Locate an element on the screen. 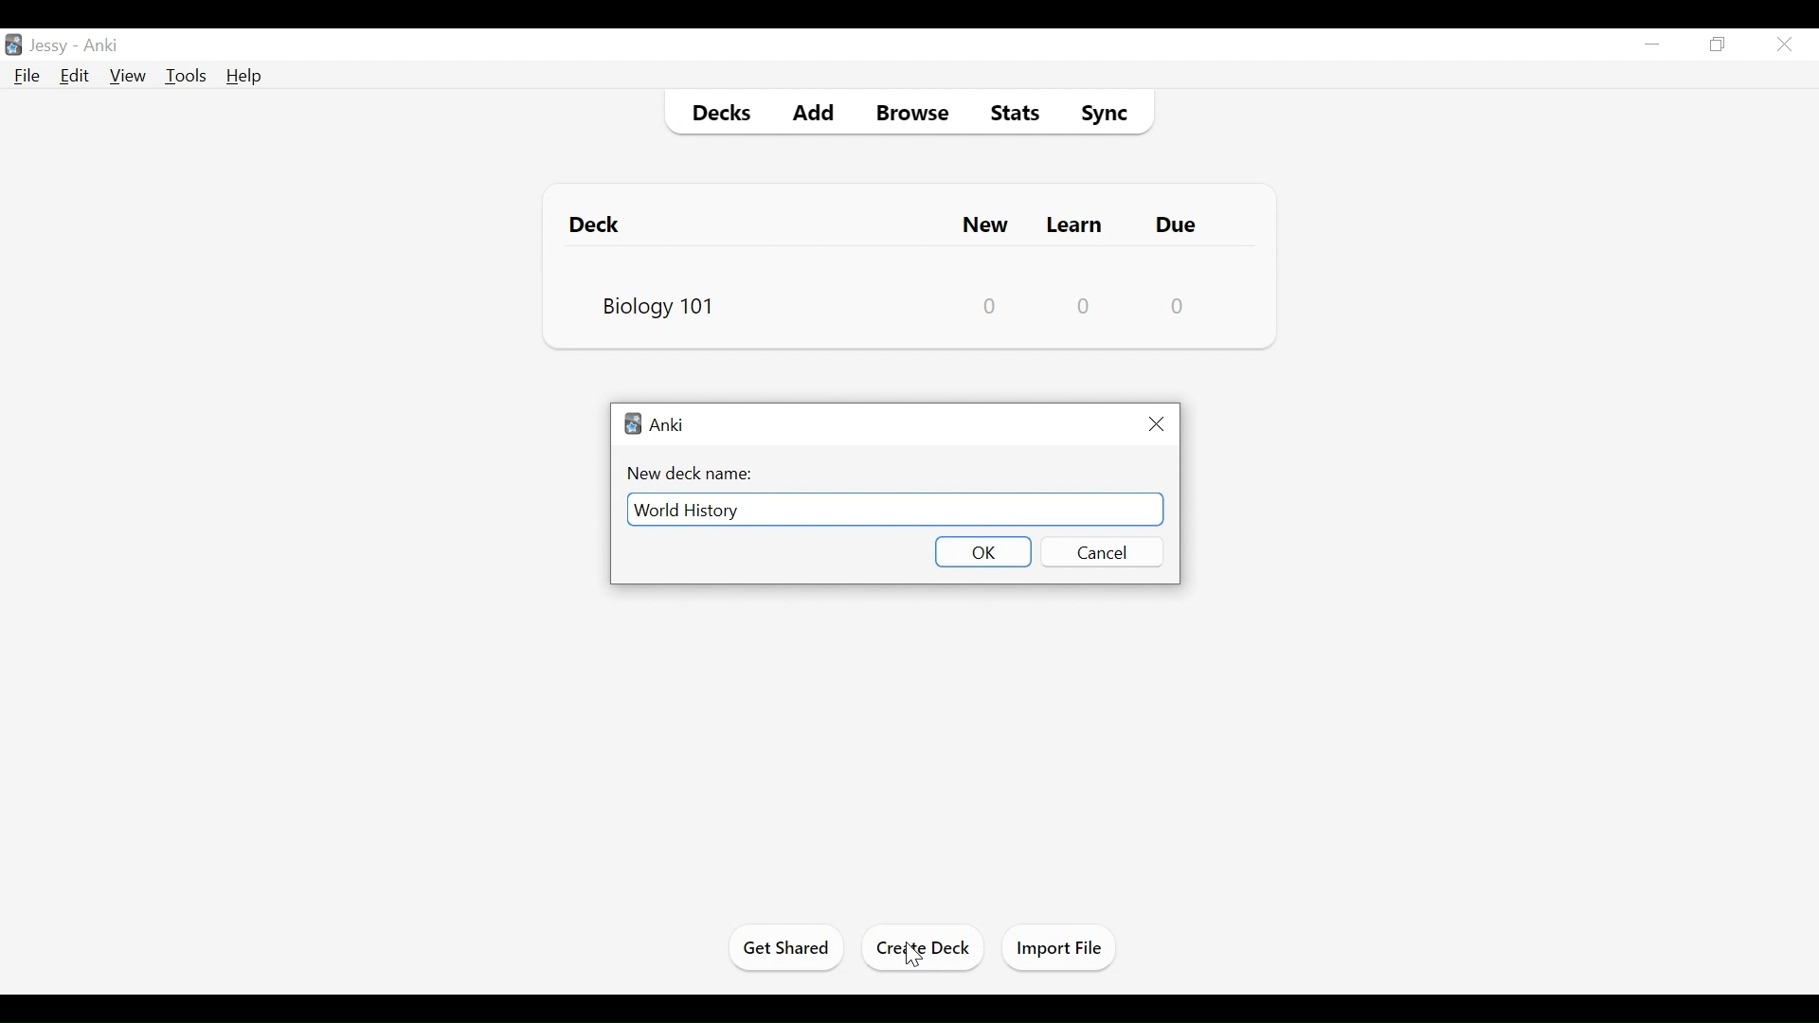 This screenshot has width=1819, height=1023. Sync is located at coordinates (1107, 110).